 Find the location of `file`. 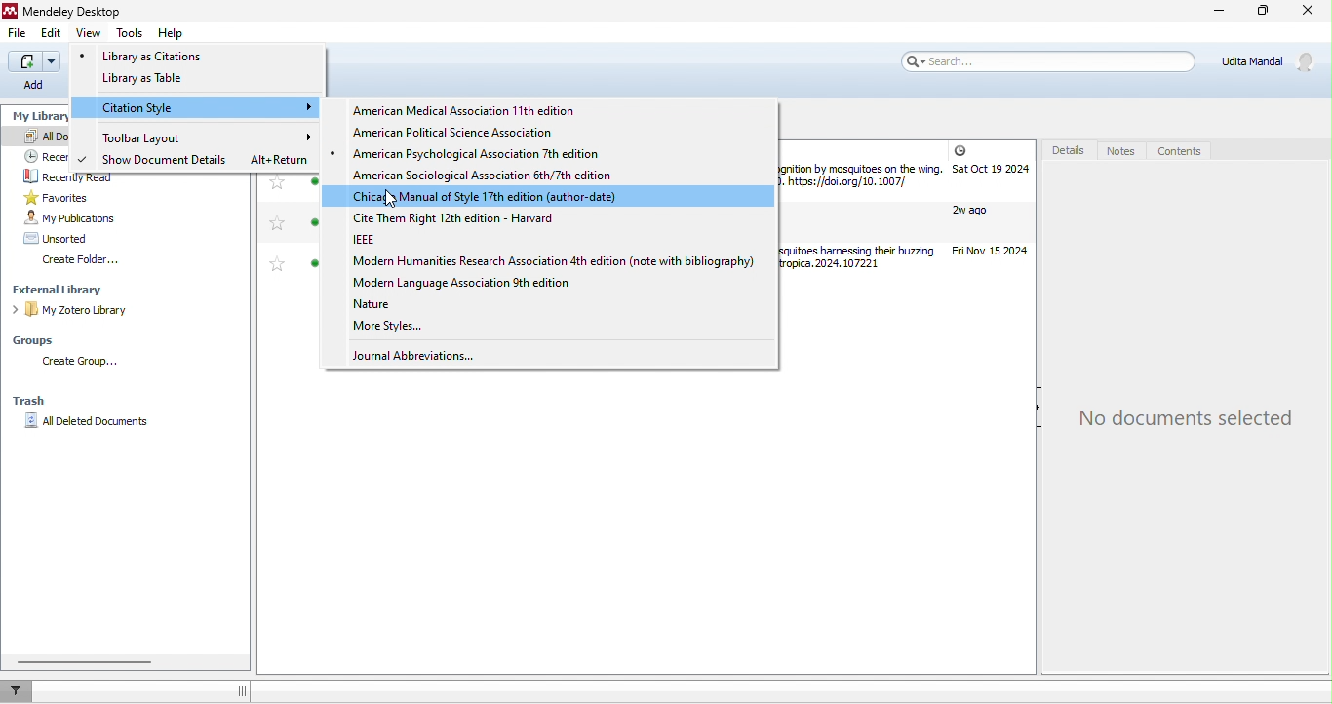

file is located at coordinates (21, 36).